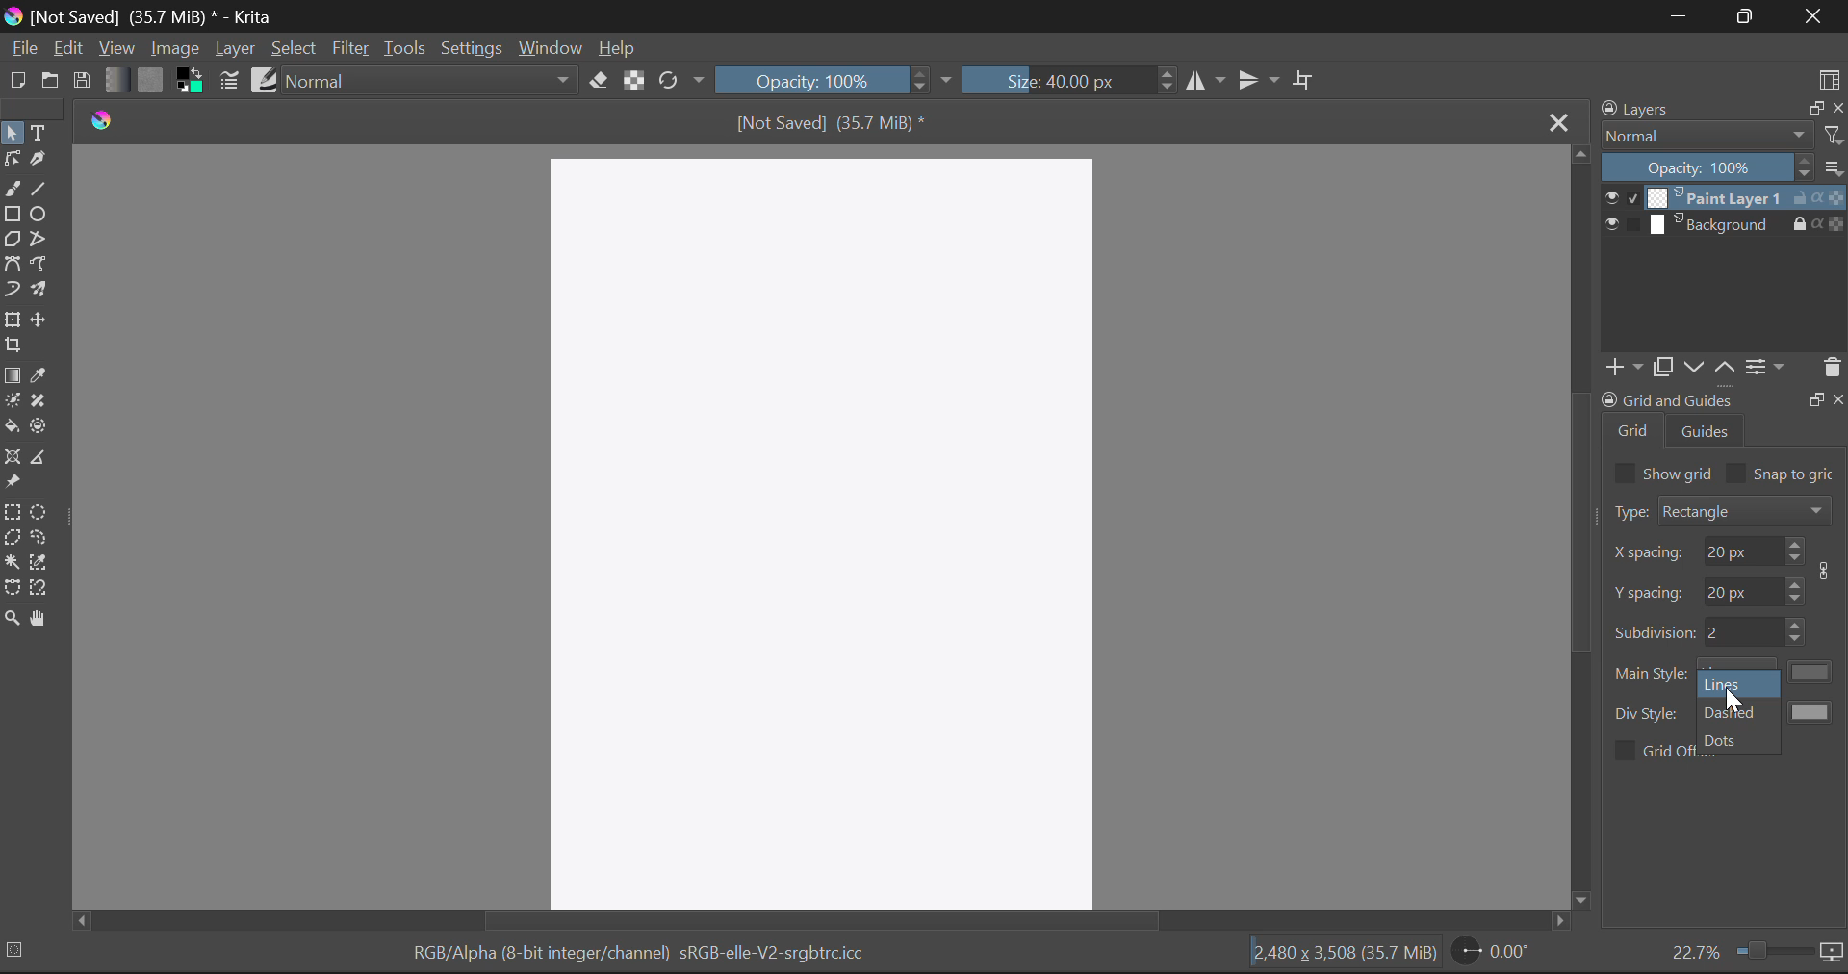  I want to click on Blending Mode, so click(433, 80).